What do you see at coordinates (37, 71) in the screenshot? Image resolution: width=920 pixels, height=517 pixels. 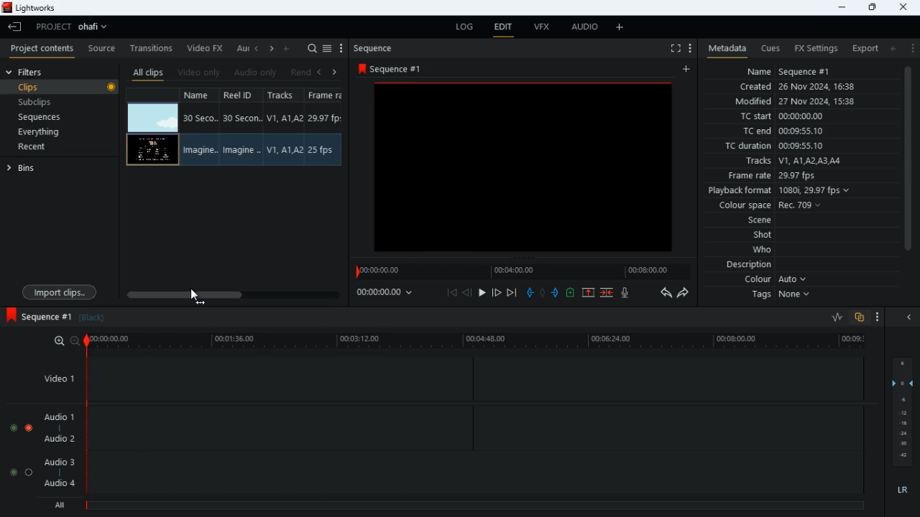 I see `filters` at bounding box center [37, 71].